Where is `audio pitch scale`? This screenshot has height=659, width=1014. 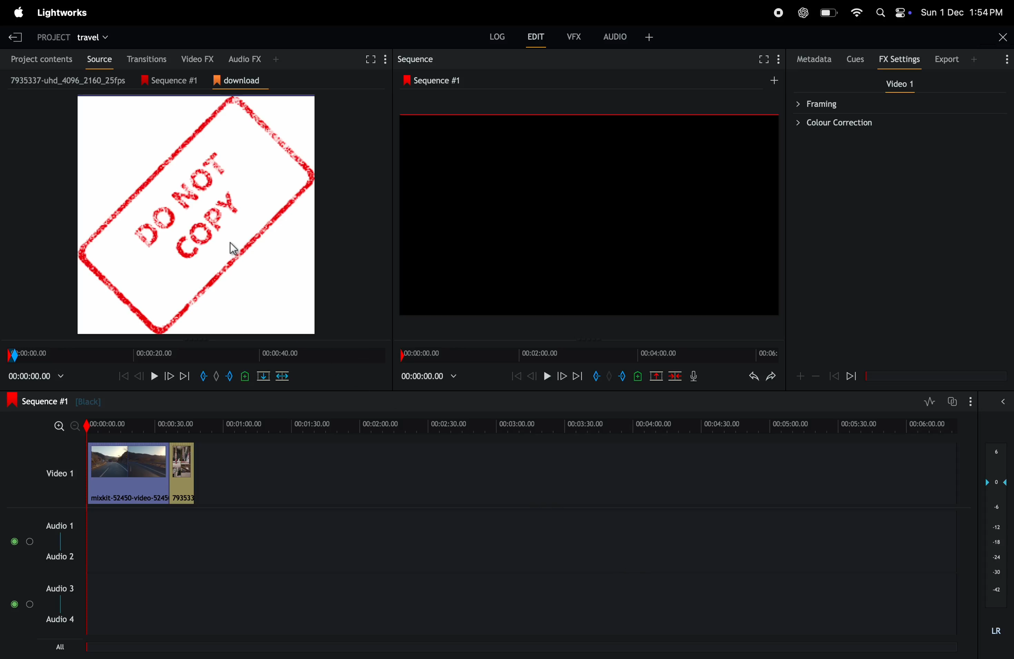 audio pitch scale is located at coordinates (996, 525).